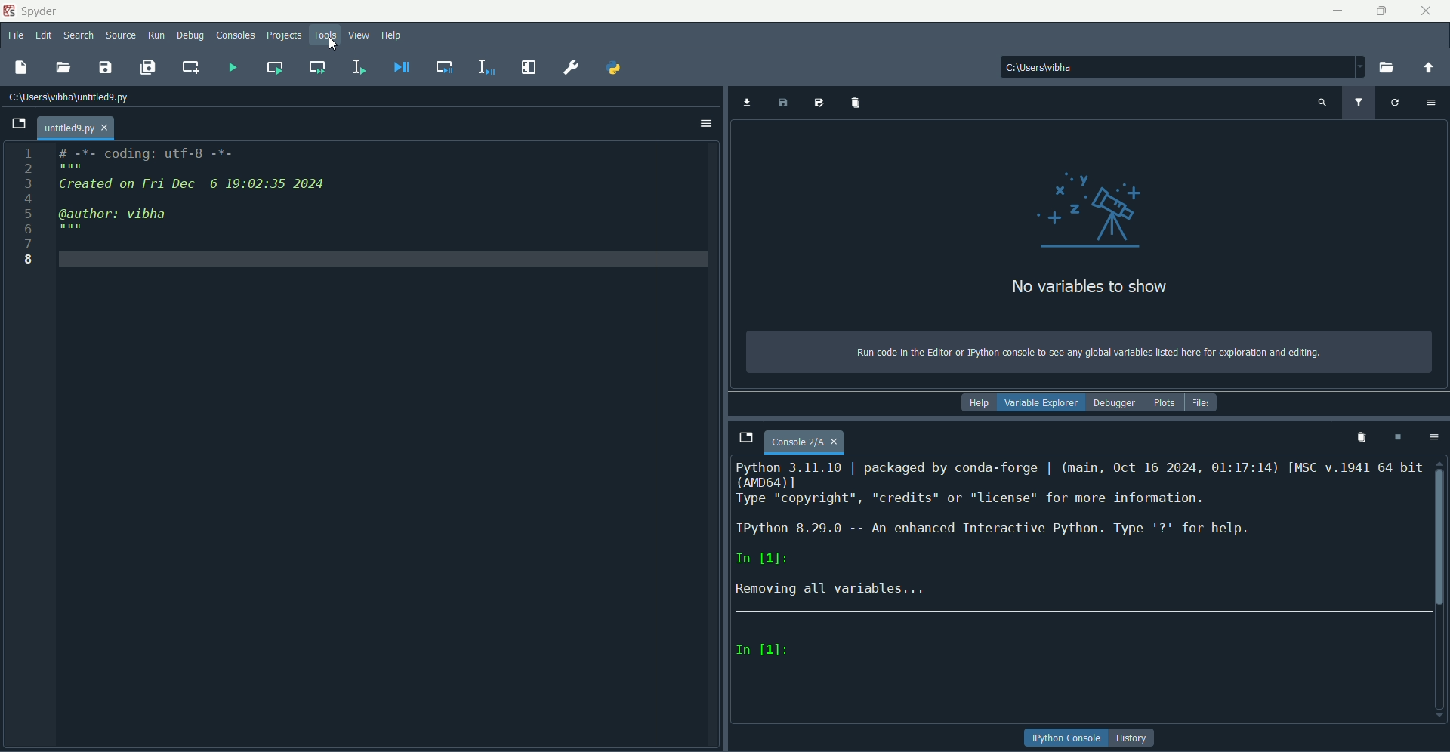 This screenshot has height=752, width=1450. What do you see at coordinates (764, 650) in the screenshot?
I see `character` at bounding box center [764, 650].